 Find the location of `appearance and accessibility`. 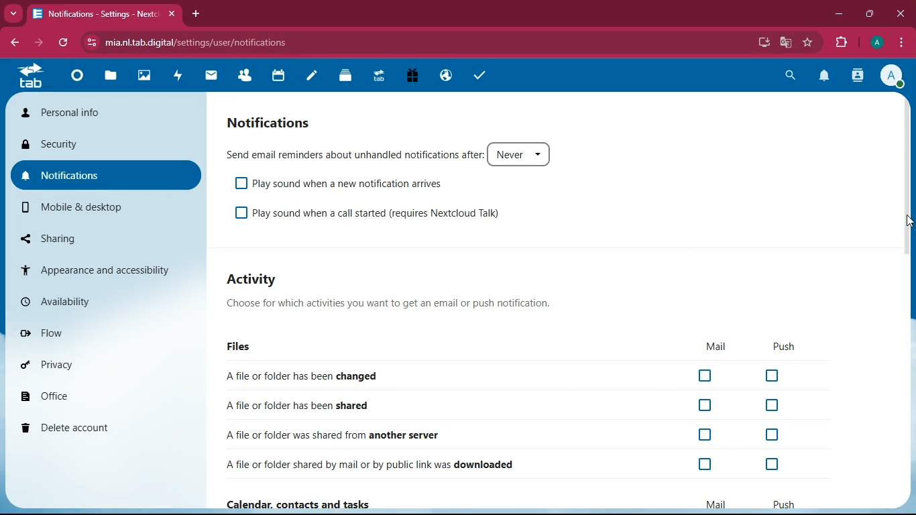

appearance and accessibility is located at coordinates (105, 269).